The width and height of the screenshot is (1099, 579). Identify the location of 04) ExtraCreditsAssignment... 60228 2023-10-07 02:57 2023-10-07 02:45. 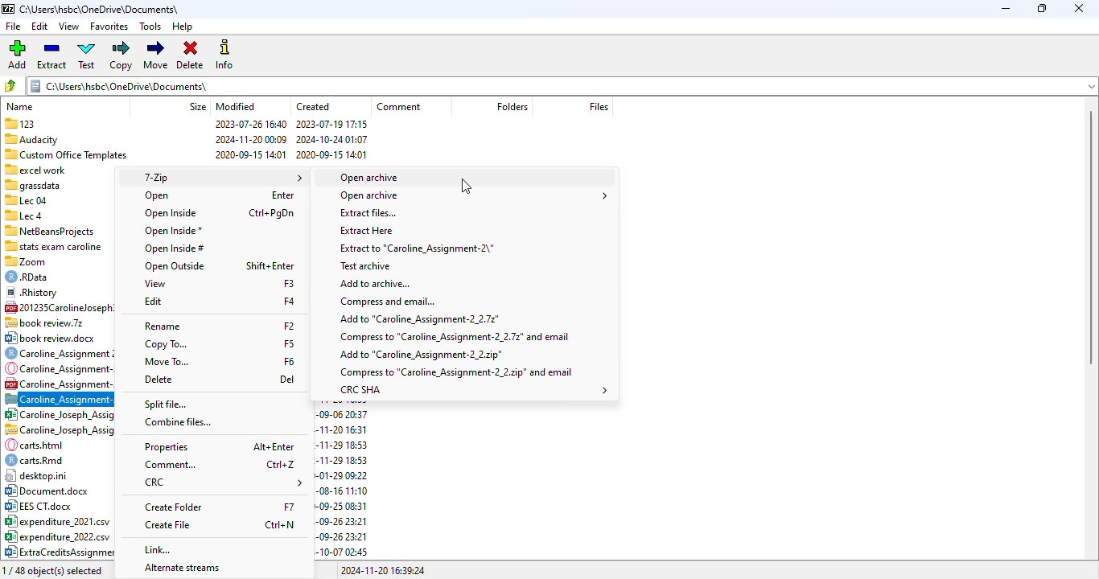
(58, 552).